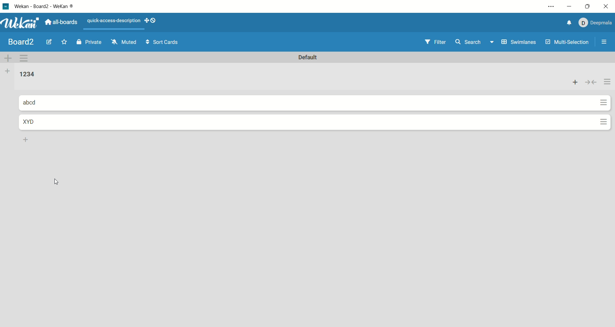 Image resolution: width=615 pixels, height=327 pixels. What do you see at coordinates (34, 103) in the screenshot?
I see `card title` at bounding box center [34, 103].